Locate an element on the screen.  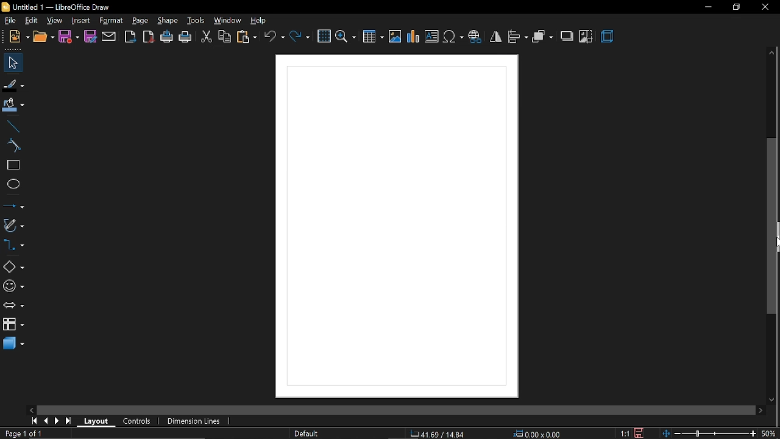
edit is located at coordinates (30, 21).